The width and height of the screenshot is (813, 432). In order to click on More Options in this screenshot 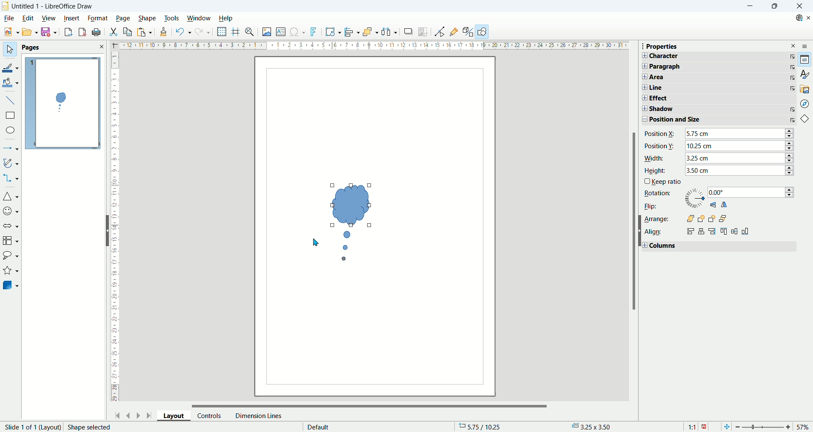, I will do `click(793, 78)`.